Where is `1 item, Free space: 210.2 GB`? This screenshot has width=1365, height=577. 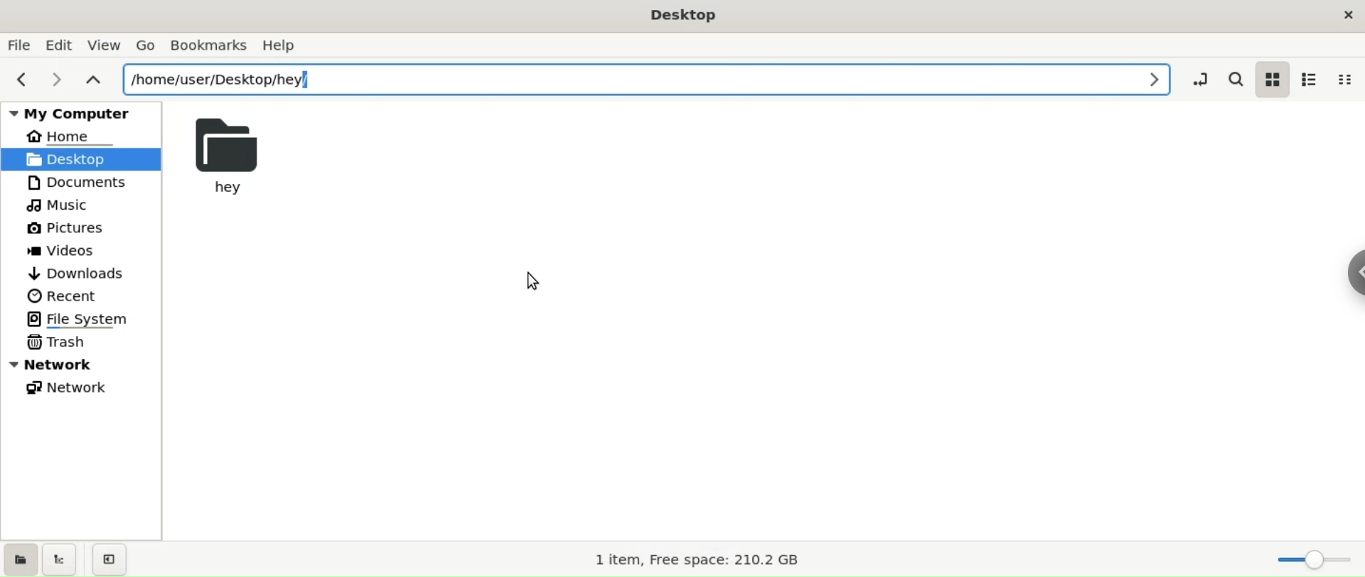
1 item, Free space: 210.2 GB is located at coordinates (710, 561).